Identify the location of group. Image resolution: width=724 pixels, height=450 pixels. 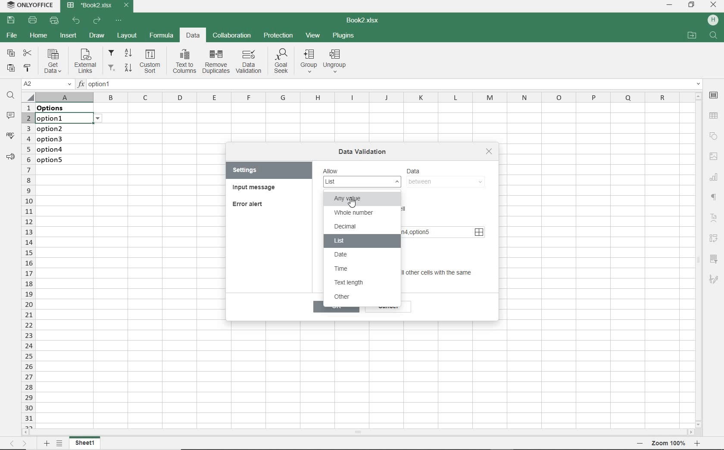
(309, 62).